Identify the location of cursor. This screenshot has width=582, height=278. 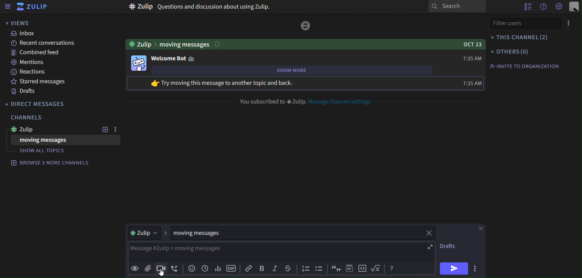
(163, 273).